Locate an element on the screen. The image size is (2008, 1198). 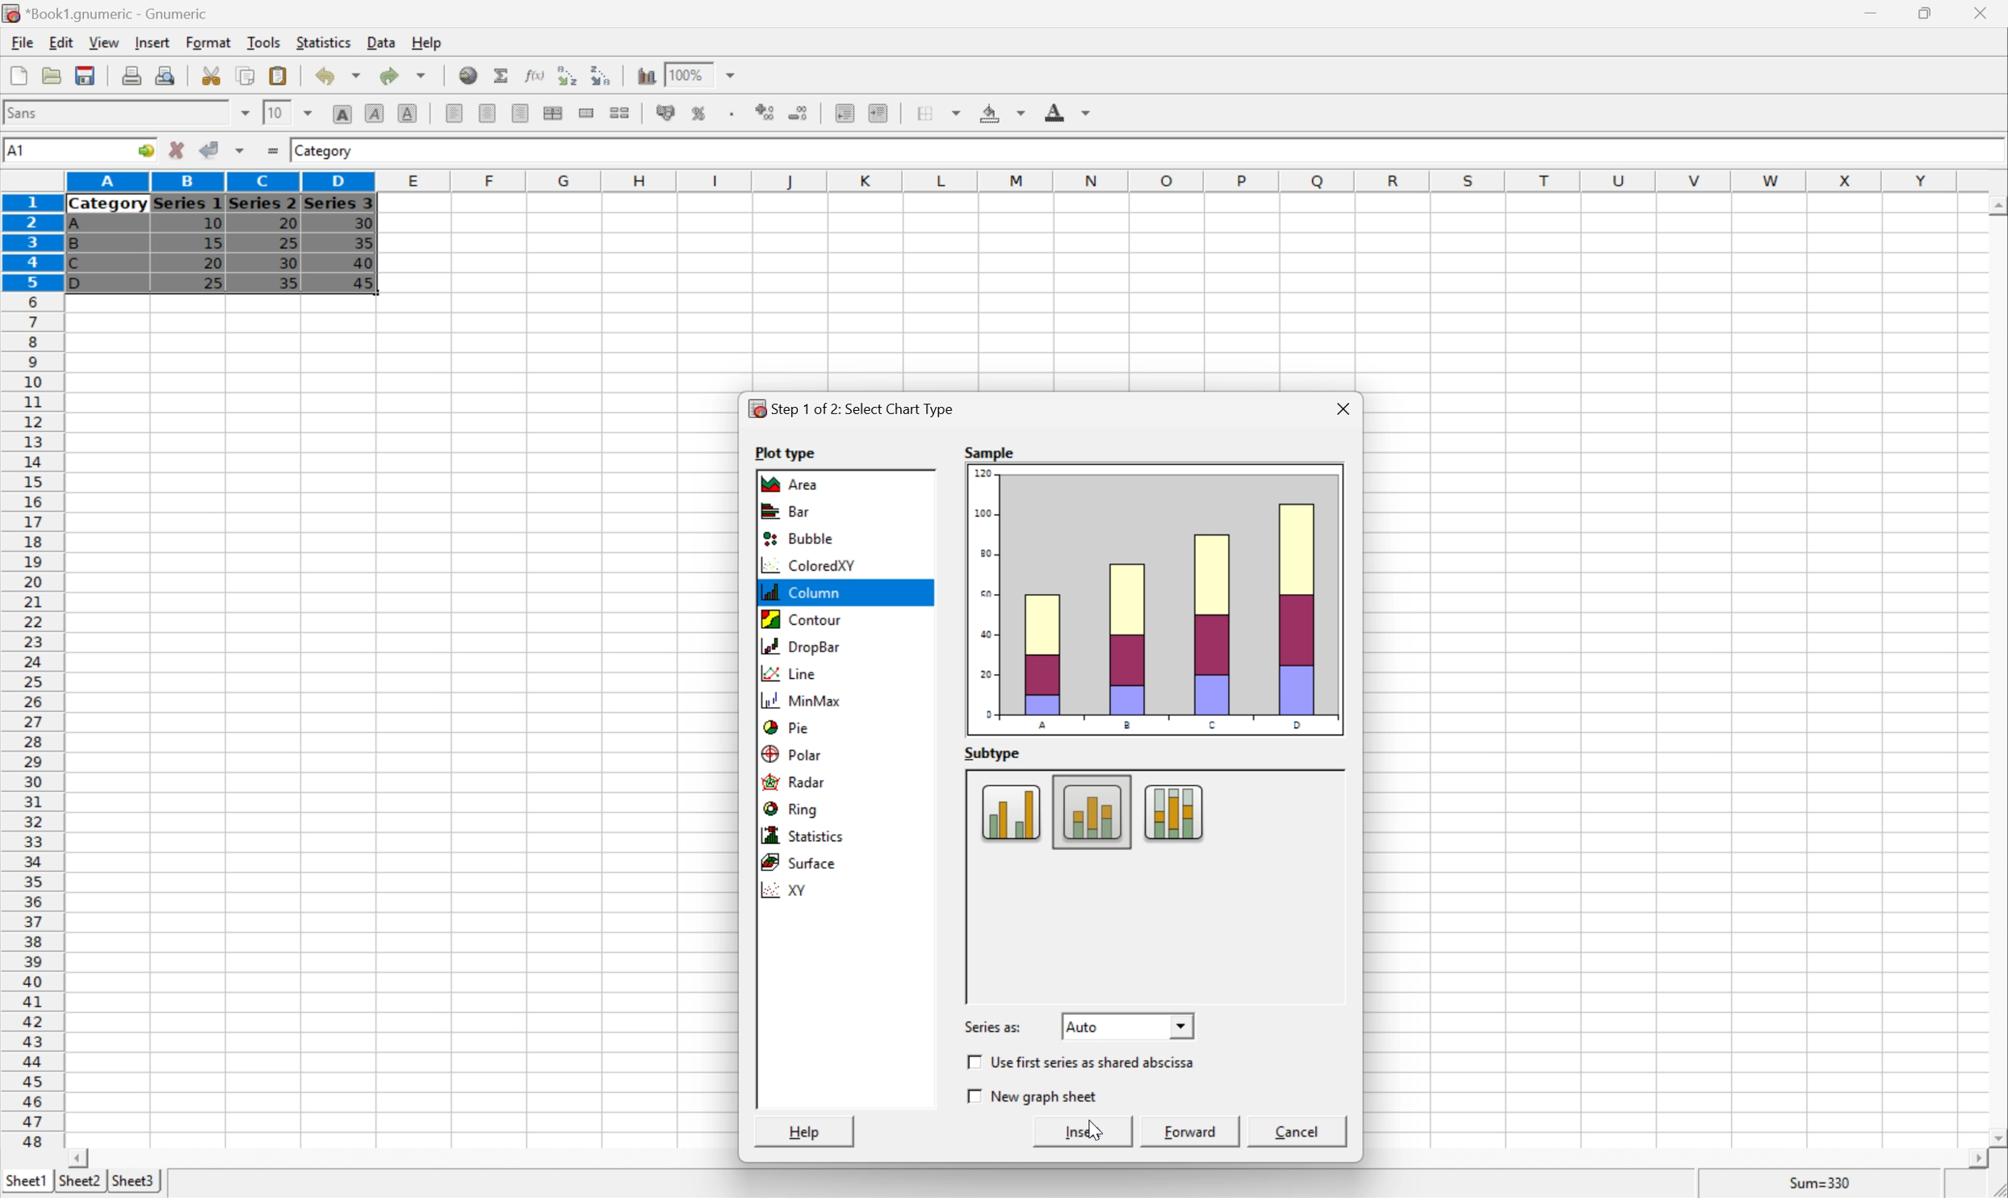
5R*4C is located at coordinates (34, 153).